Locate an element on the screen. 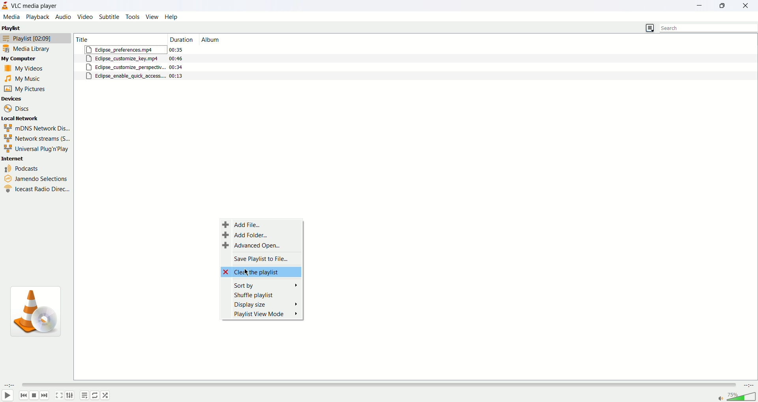 This screenshot has height=402, width=758. audio is located at coordinates (64, 18).